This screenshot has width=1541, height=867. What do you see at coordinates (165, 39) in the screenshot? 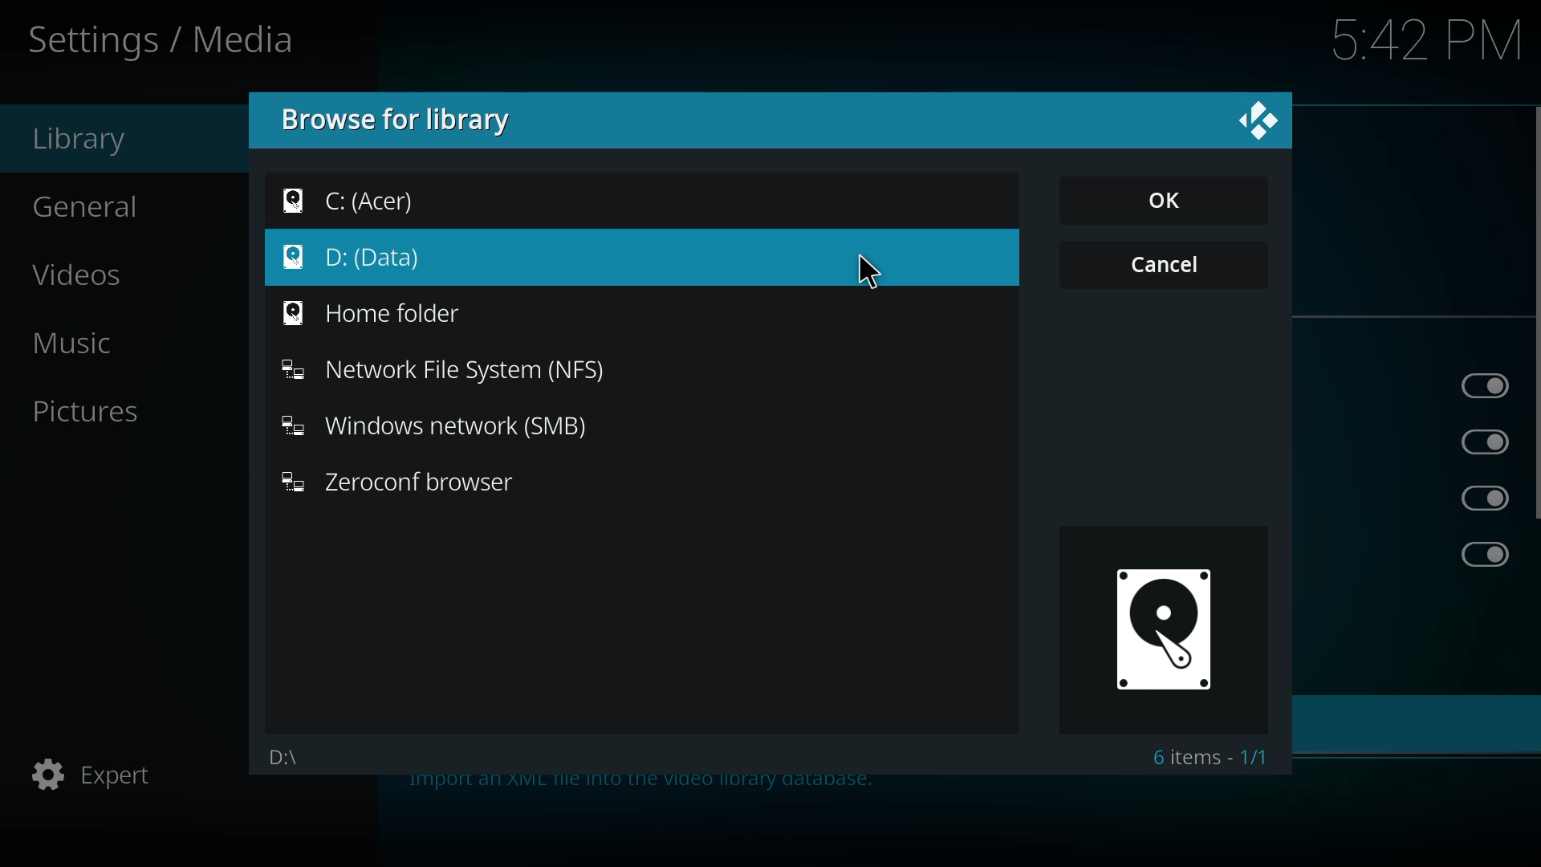
I see `settings media` at bounding box center [165, 39].